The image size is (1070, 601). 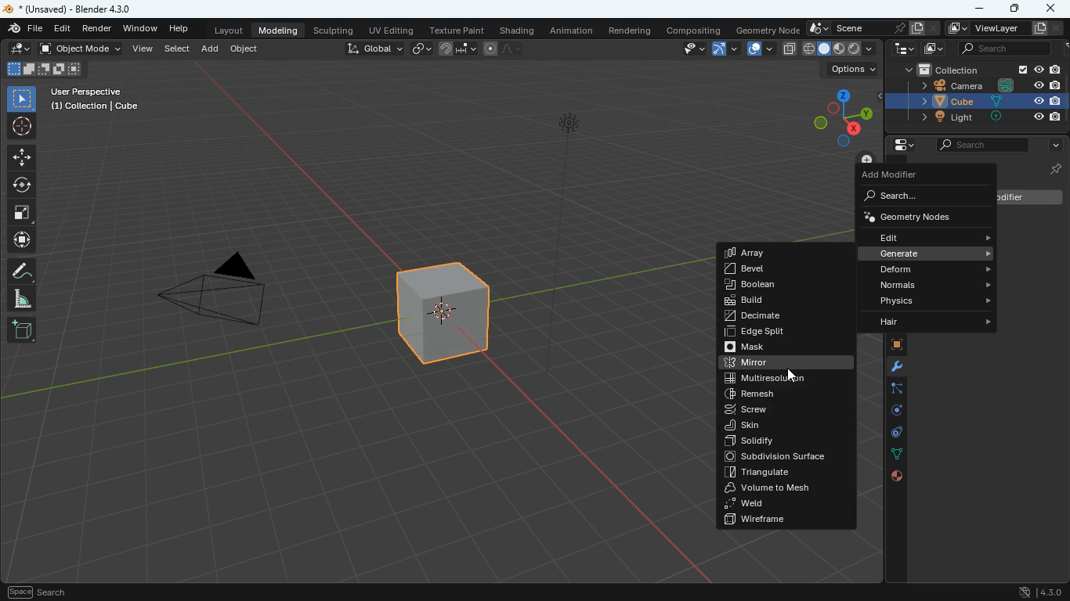 What do you see at coordinates (517, 31) in the screenshot?
I see `shading` at bounding box center [517, 31].